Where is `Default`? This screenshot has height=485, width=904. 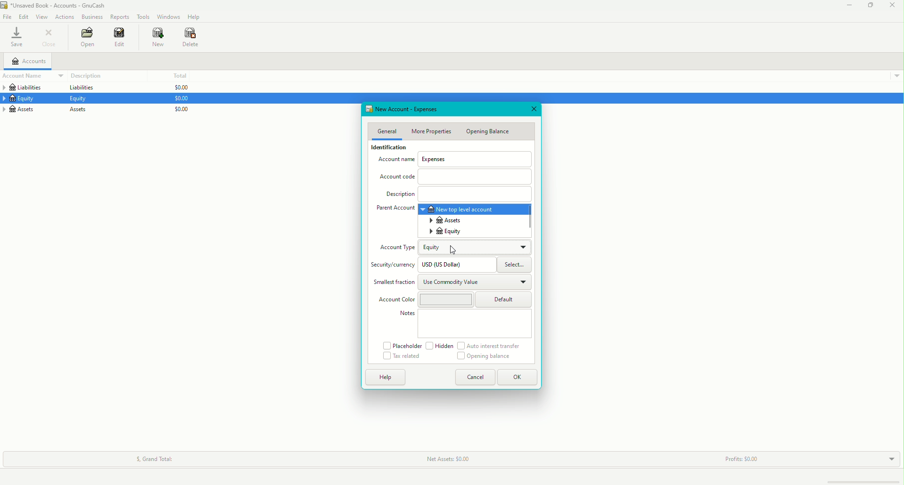 Default is located at coordinates (505, 299).